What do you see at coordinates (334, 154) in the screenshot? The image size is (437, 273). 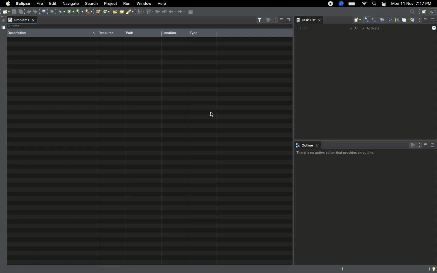 I see `there is no active editor that provides an outline` at bounding box center [334, 154].